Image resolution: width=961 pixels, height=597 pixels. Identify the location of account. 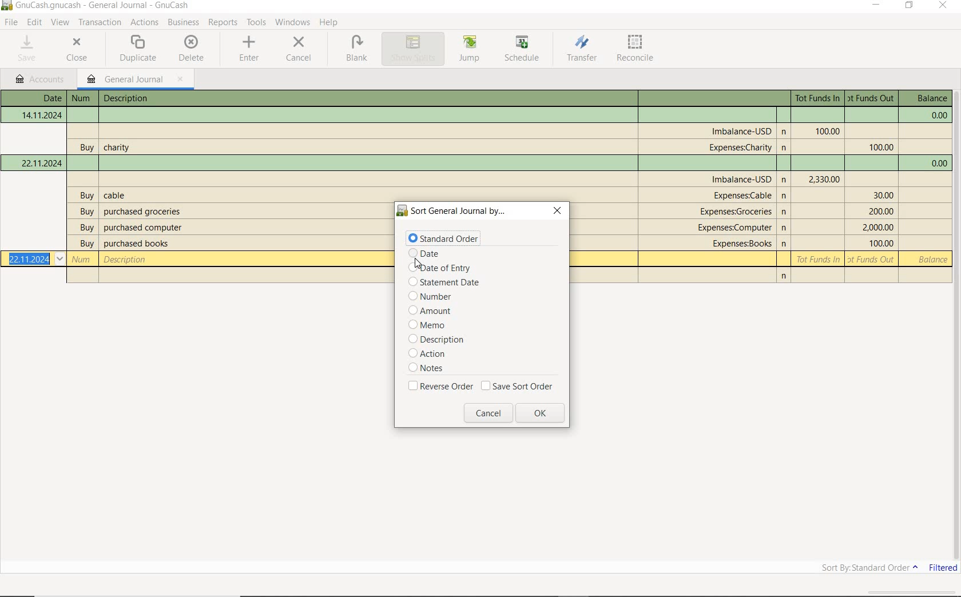
(740, 148).